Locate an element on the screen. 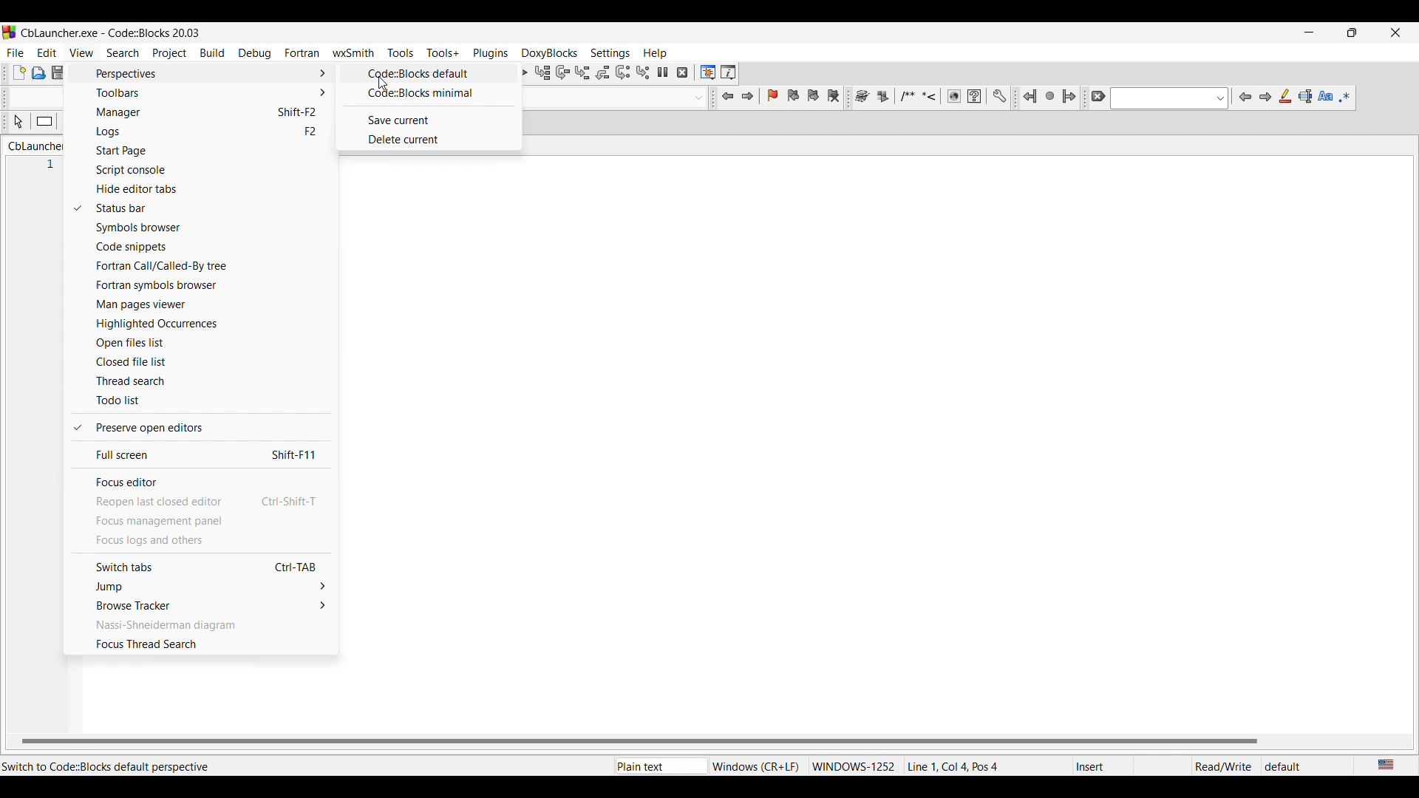 The width and height of the screenshot is (1419, 798). Build menu is located at coordinates (213, 52).